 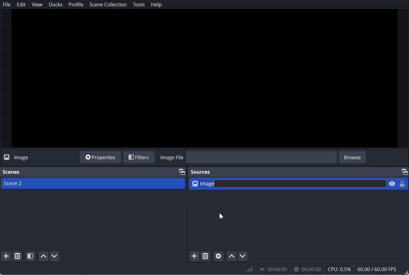 What do you see at coordinates (21, 5) in the screenshot?
I see `Edit` at bounding box center [21, 5].